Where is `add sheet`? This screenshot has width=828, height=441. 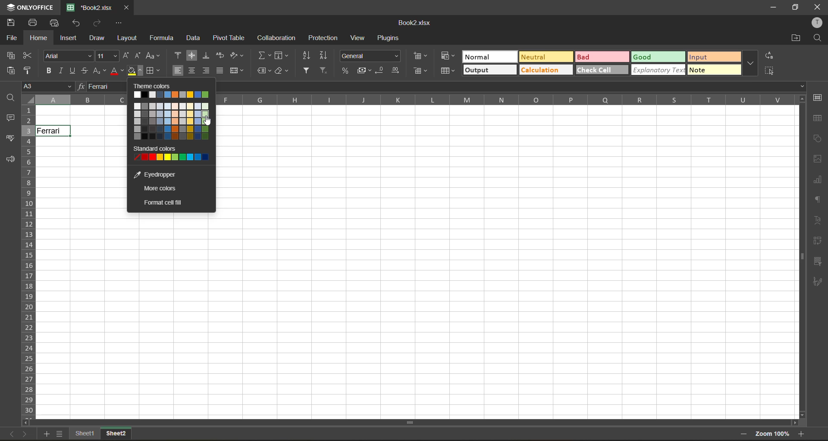
add sheet is located at coordinates (44, 435).